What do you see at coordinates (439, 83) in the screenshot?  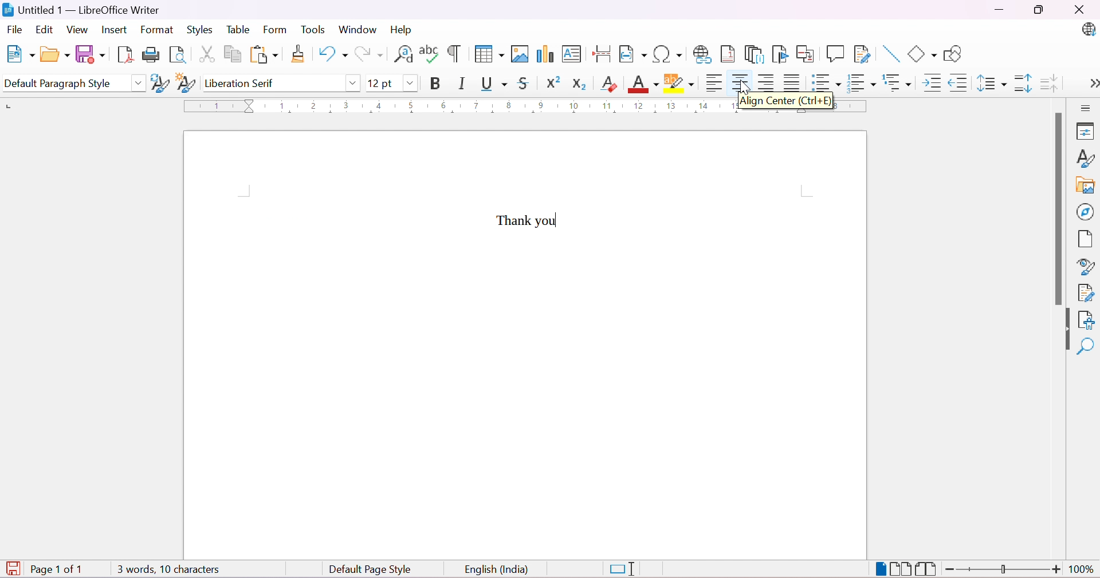 I see `Bold` at bounding box center [439, 83].